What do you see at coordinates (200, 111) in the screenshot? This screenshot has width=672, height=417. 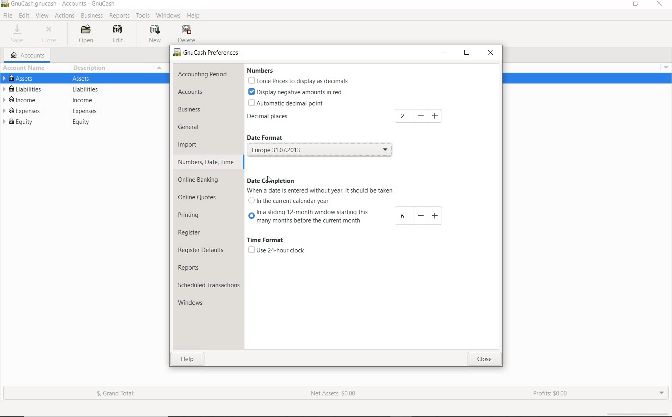 I see `business` at bounding box center [200, 111].